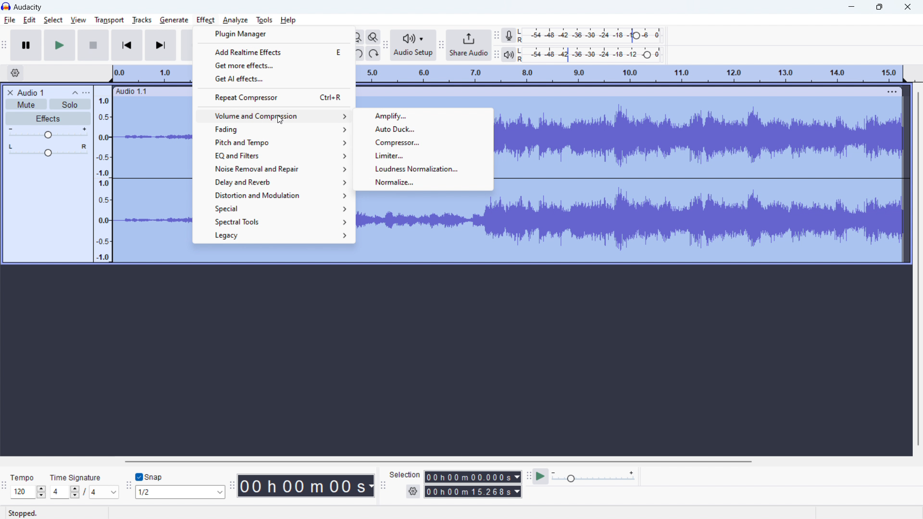 Image resolution: width=923 pixels, height=519 pixels. I want to click on playback meter toolbar, so click(497, 55).